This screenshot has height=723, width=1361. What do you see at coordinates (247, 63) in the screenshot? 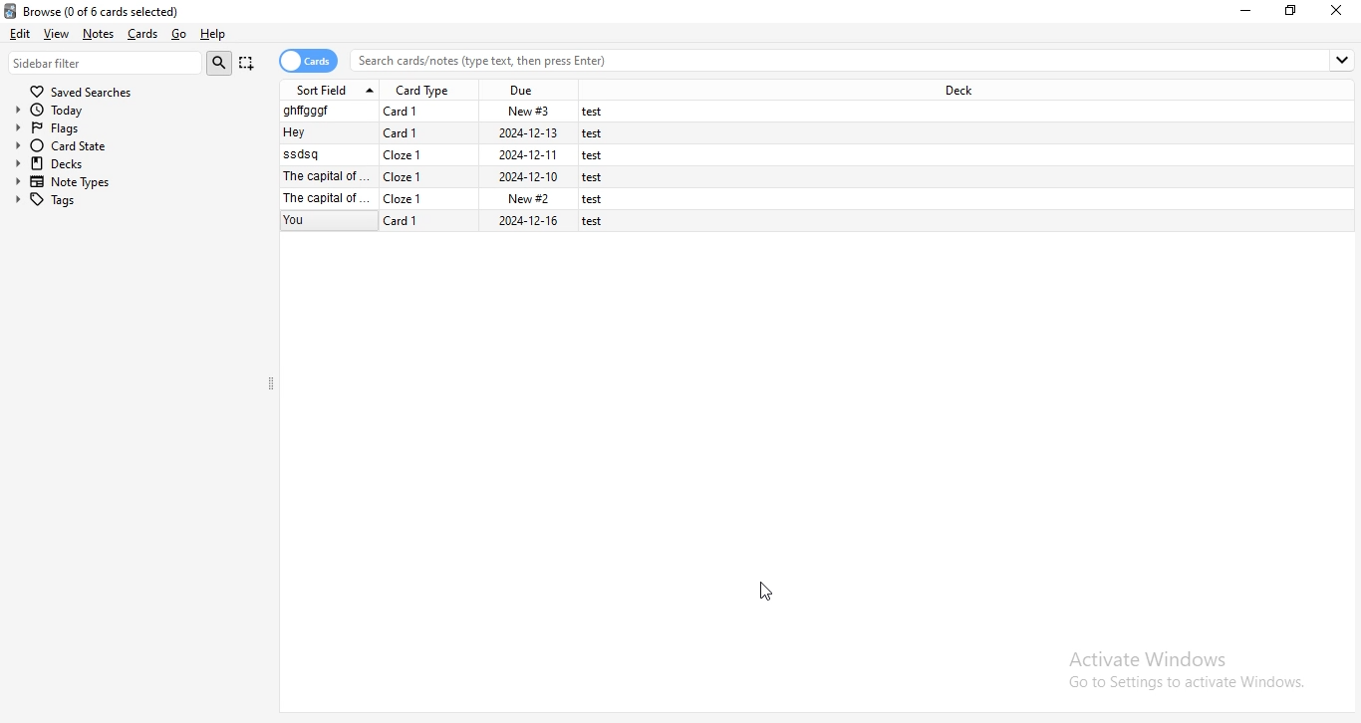
I see `Capture` at bounding box center [247, 63].